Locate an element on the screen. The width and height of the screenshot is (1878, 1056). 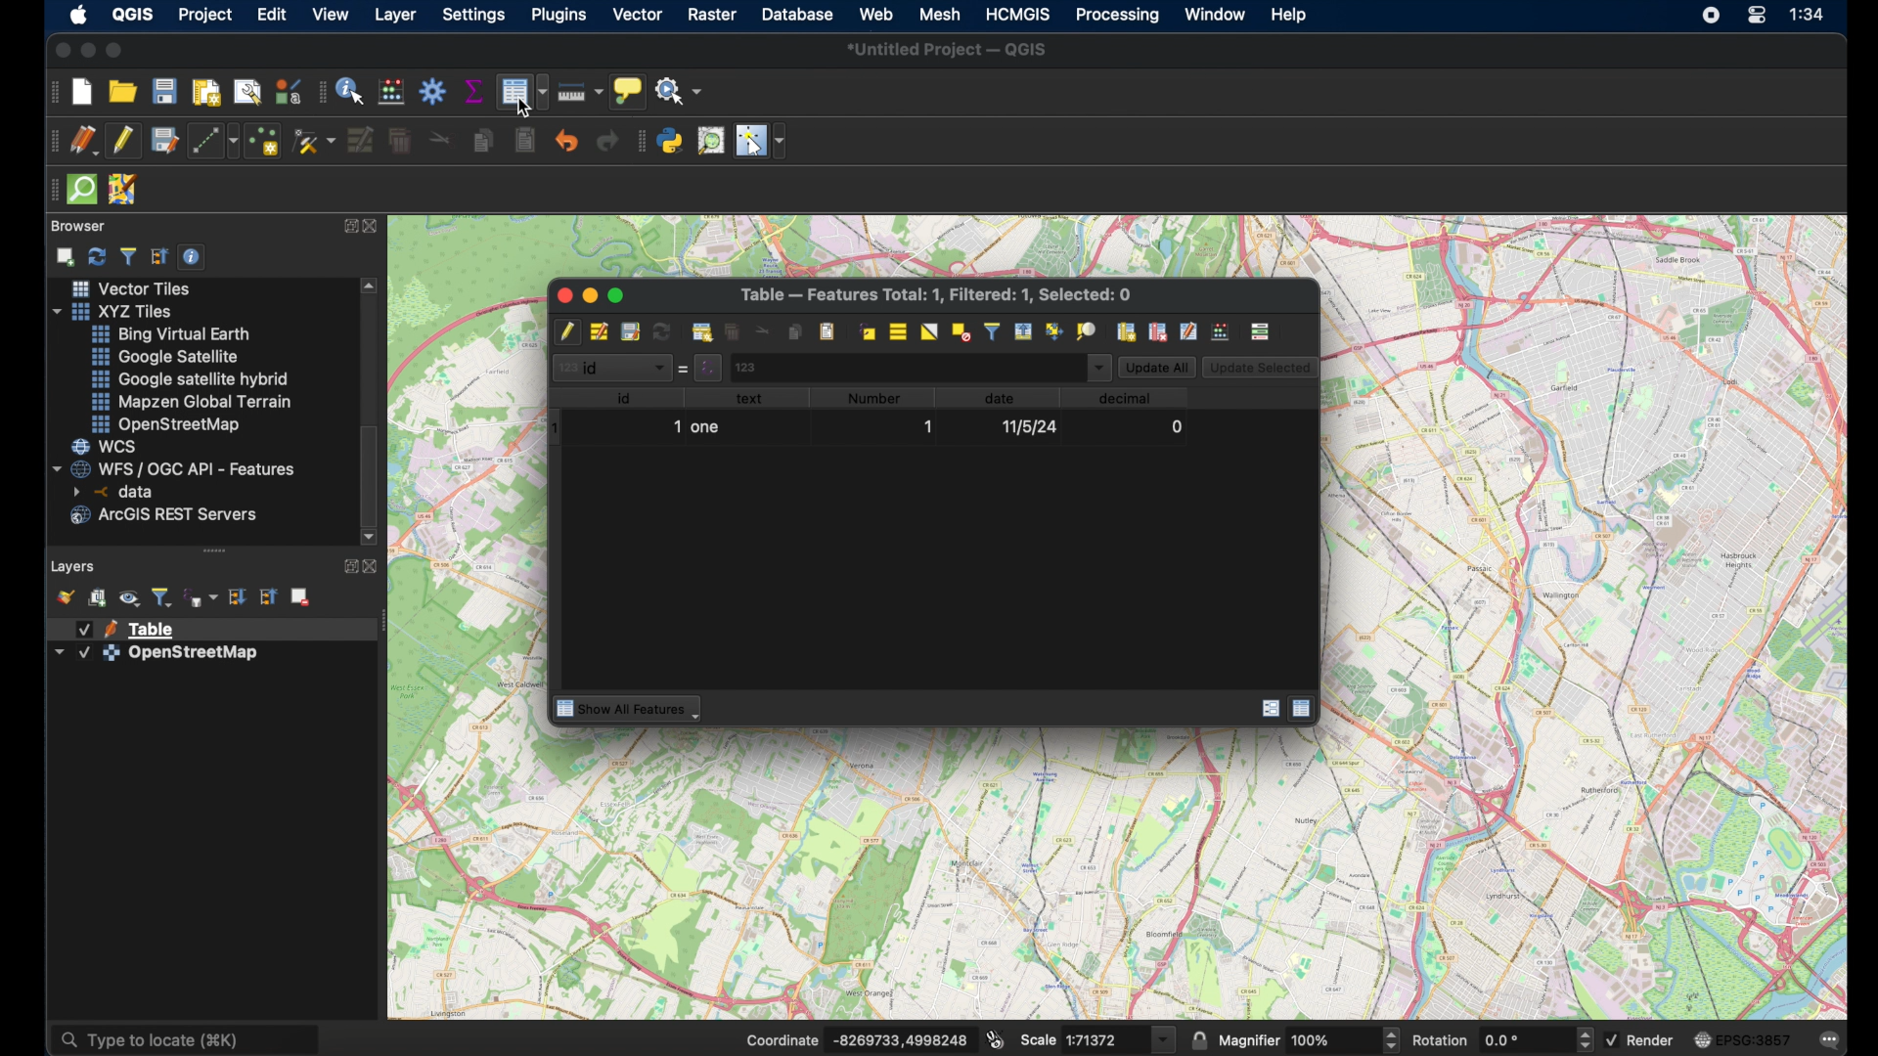
EPSG:3857 is located at coordinates (1760, 1038).